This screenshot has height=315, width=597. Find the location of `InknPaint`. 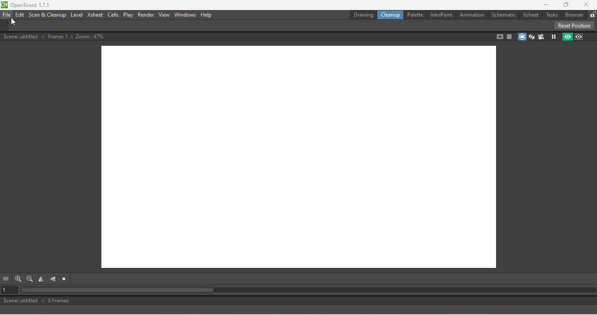

InknPaint is located at coordinates (441, 15).